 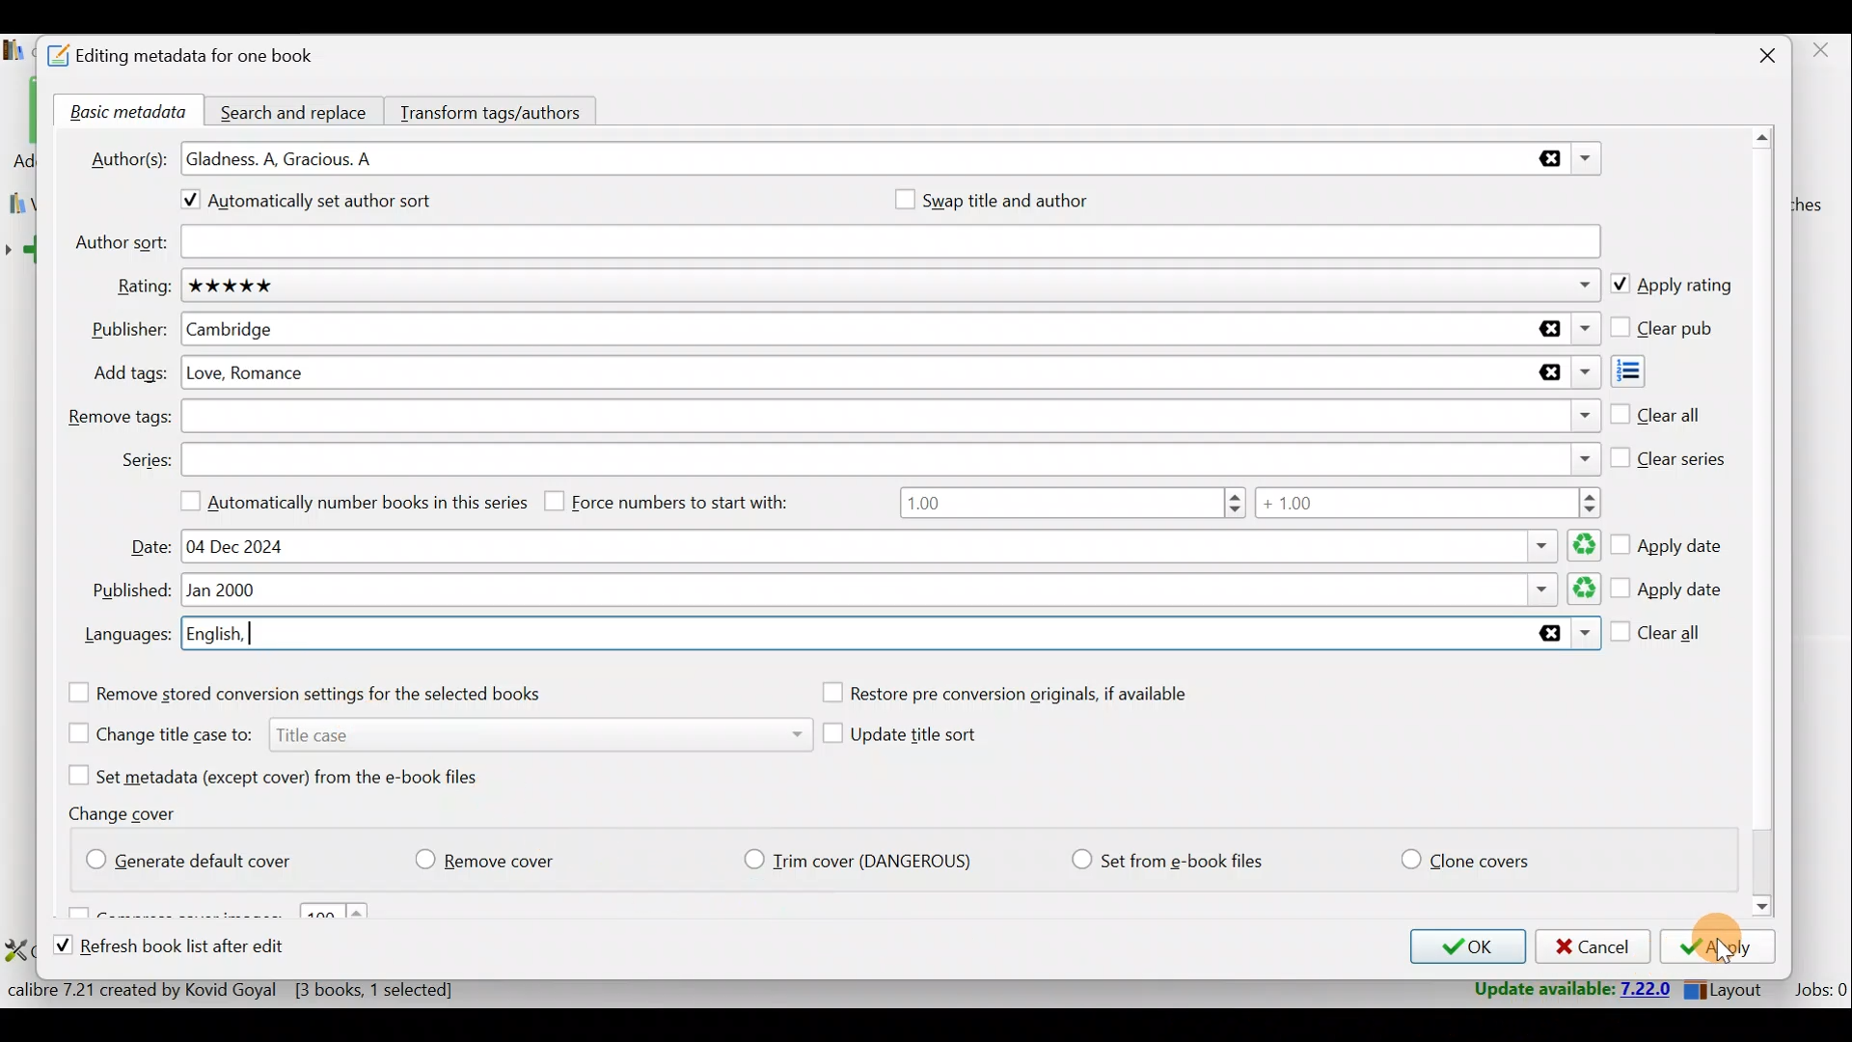 What do you see at coordinates (1721, 953) in the screenshot?
I see `Cursor` at bounding box center [1721, 953].